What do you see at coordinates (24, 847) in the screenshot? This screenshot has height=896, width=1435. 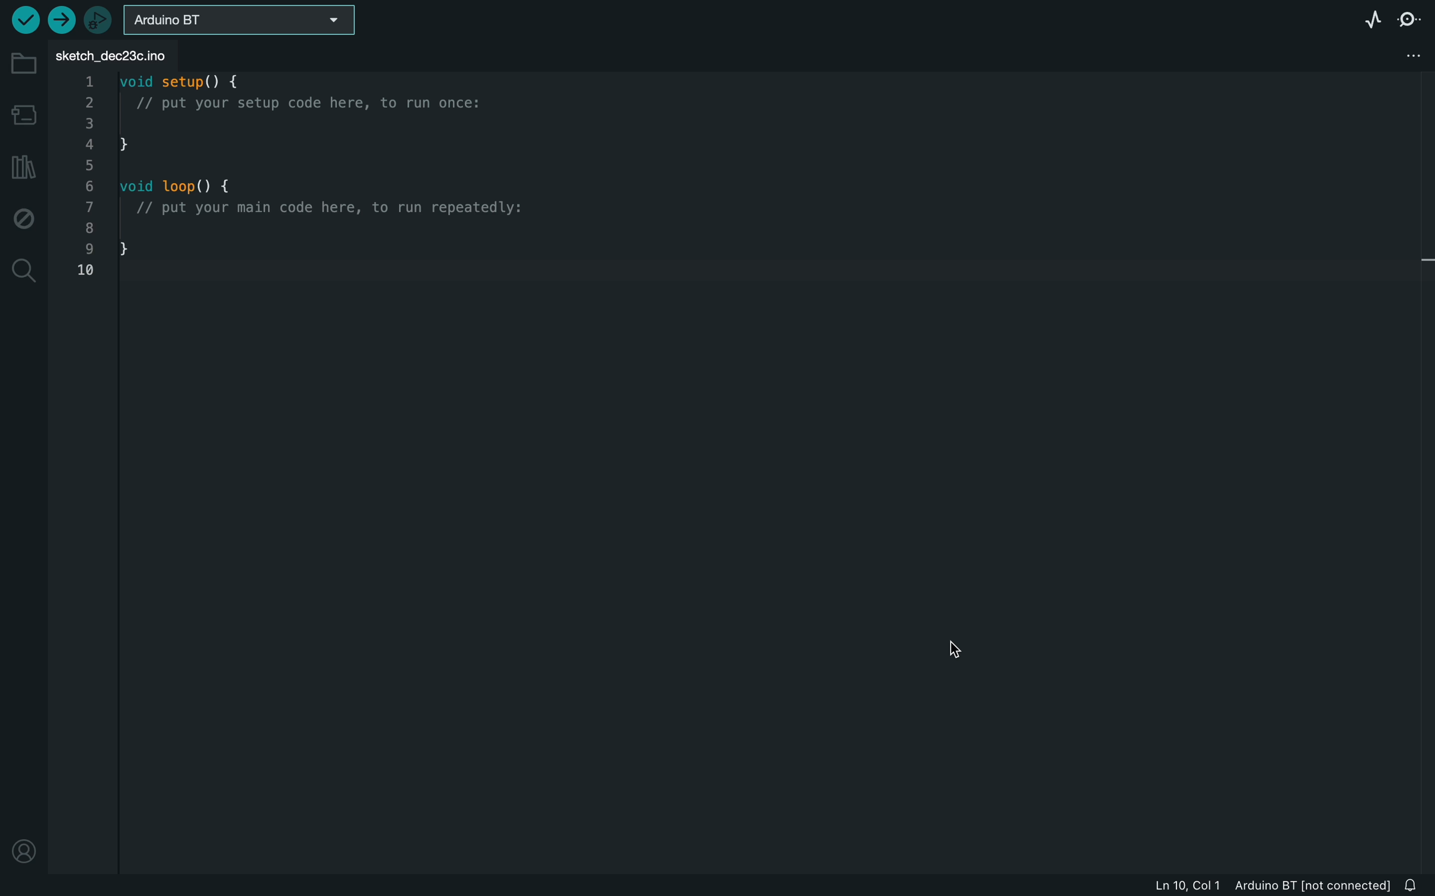 I see `profile` at bounding box center [24, 847].